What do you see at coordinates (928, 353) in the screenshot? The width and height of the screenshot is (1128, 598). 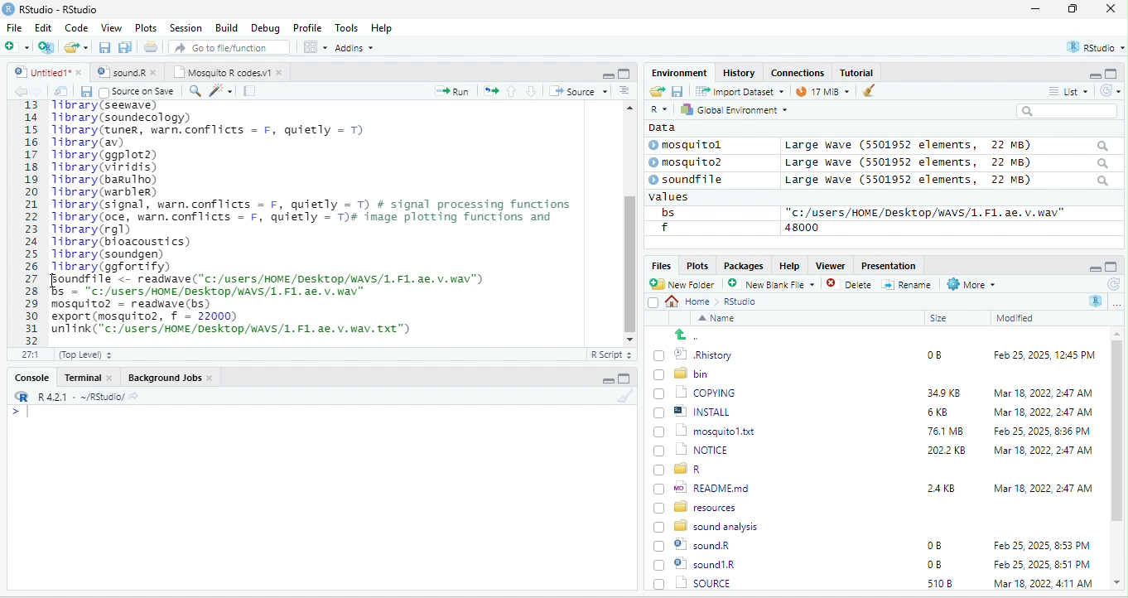 I see `0B` at bounding box center [928, 353].